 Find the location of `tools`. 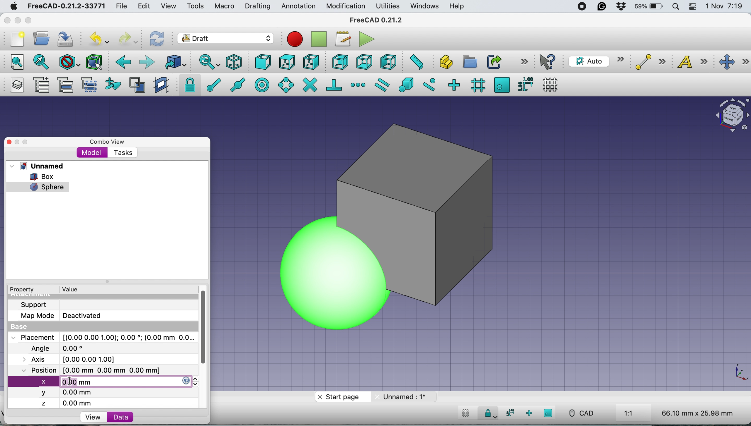

tools is located at coordinates (195, 7).